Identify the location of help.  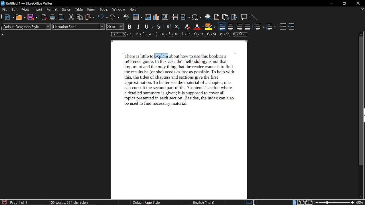
(132, 10).